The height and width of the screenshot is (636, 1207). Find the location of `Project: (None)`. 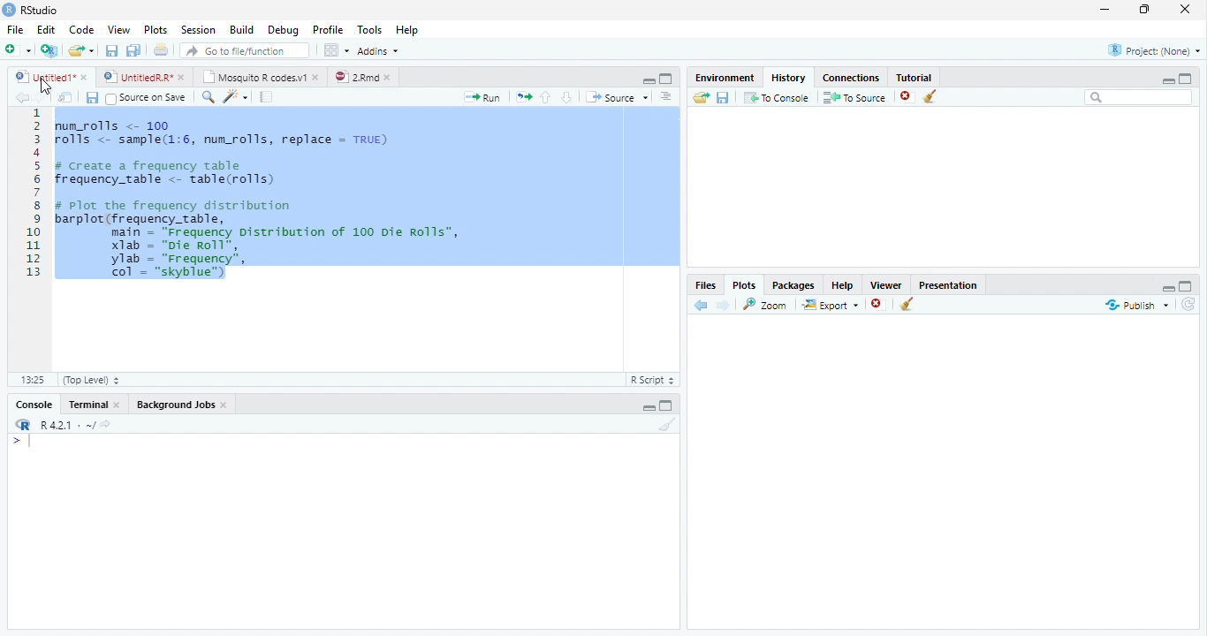

Project: (None) is located at coordinates (1153, 49).